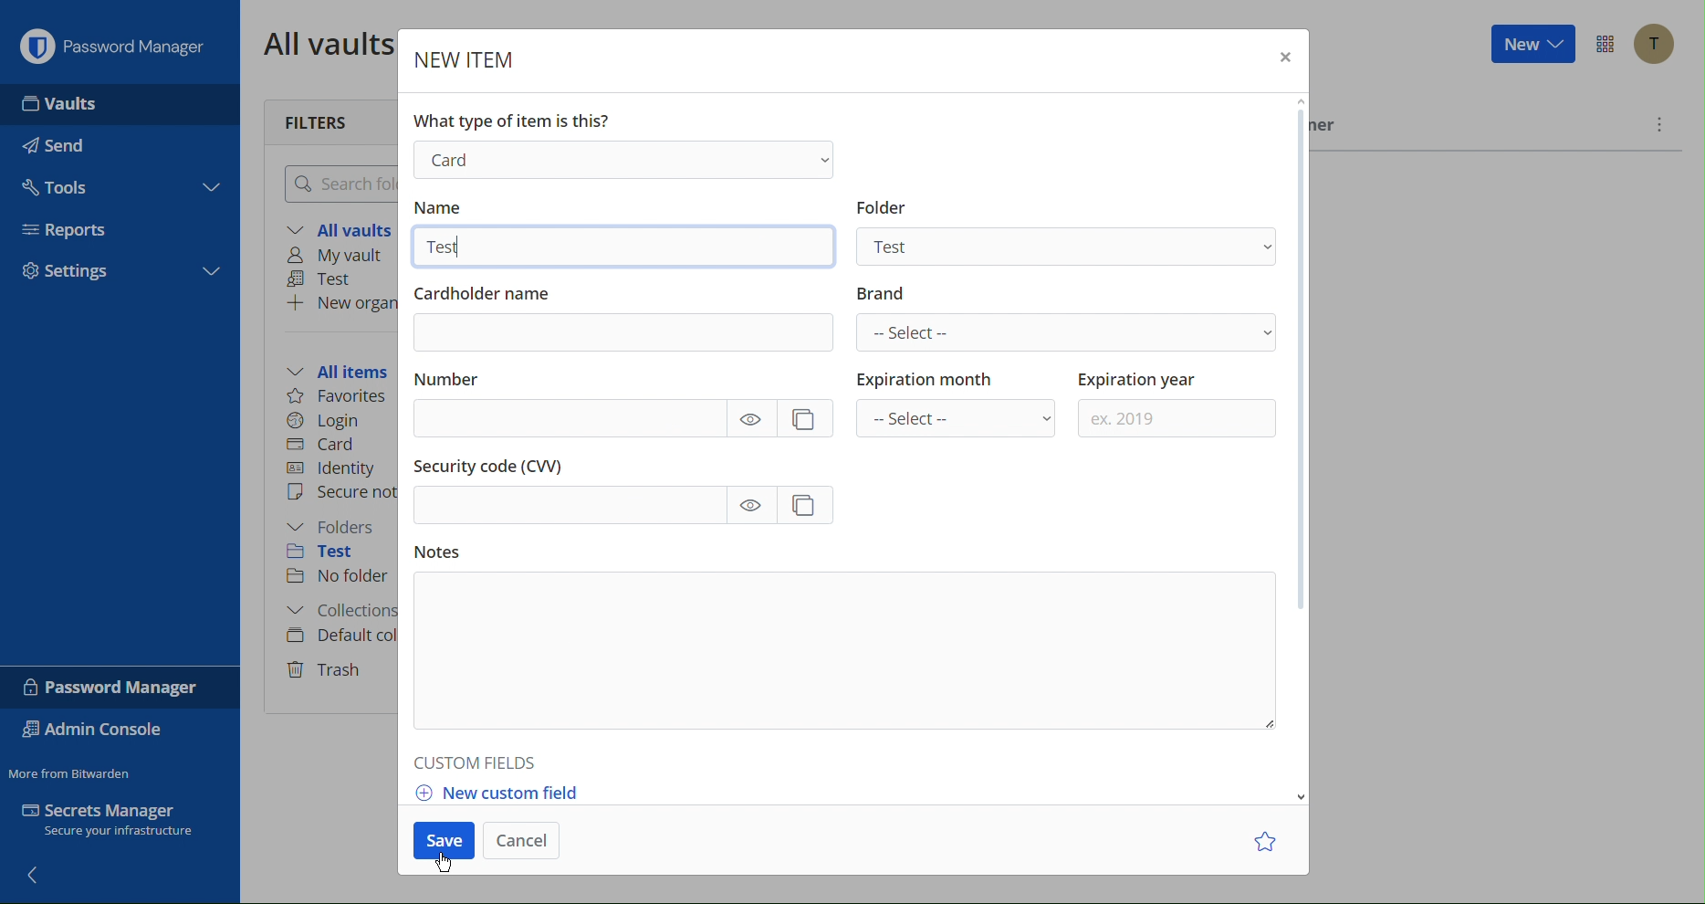 The width and height of the screenshot is (1705, 904). Describe the element at coordinates (330, 447) in the screenshot. I see `Card` at that location.